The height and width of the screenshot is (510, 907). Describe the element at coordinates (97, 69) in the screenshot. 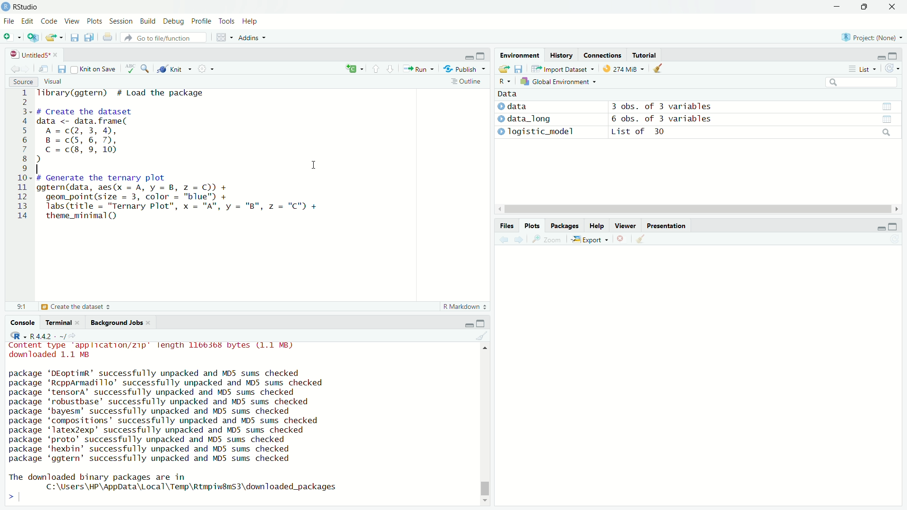

I see `Knit on Save` at that location.